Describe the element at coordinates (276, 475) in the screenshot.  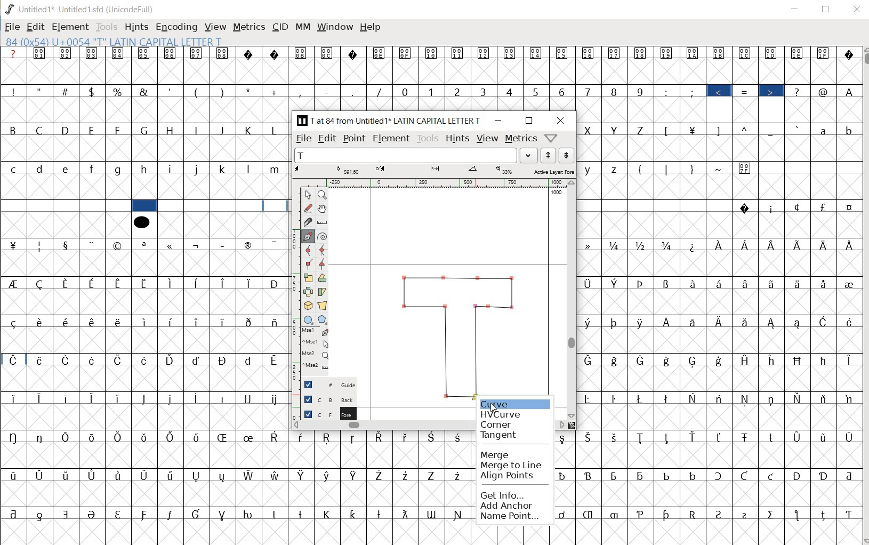
I see `Symbol` at that location.